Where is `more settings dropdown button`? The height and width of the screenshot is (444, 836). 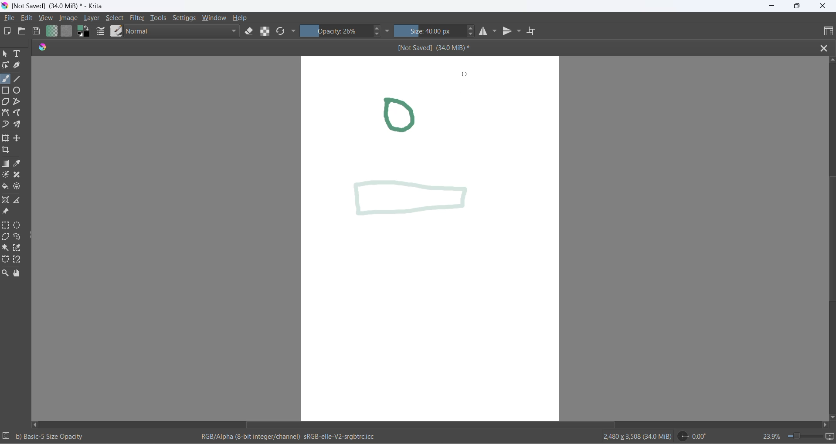 more settings dropdown button is located at coordinates (295, 33).